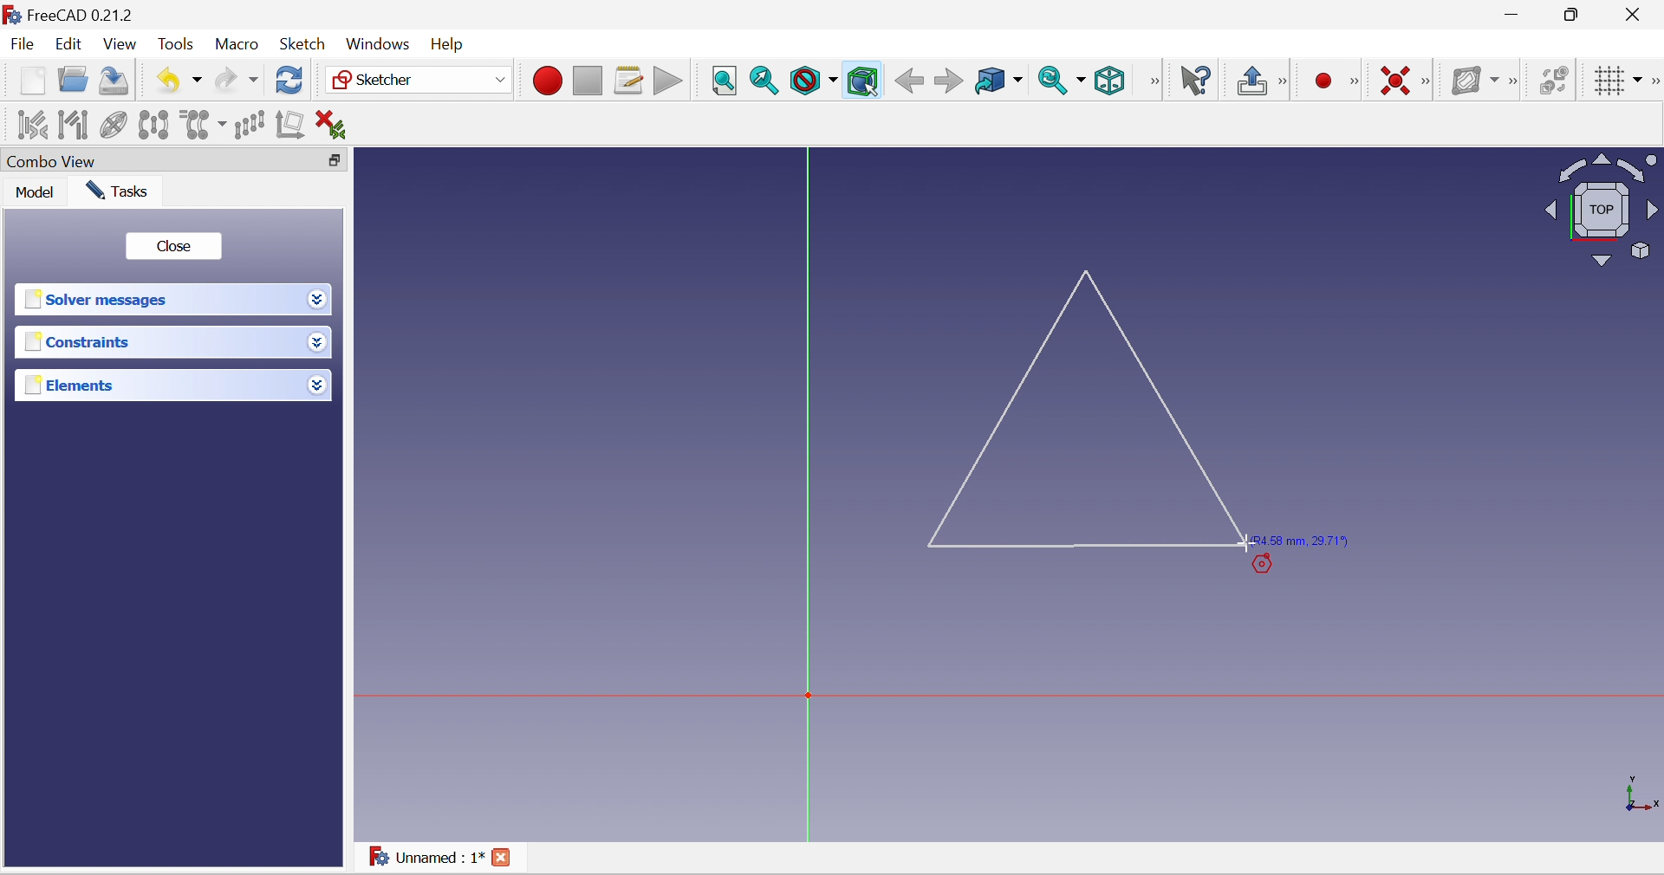  What do you see at coordinates (949, 81) in the screenshot?
I see `Forward` at bounding box center [949, 81].